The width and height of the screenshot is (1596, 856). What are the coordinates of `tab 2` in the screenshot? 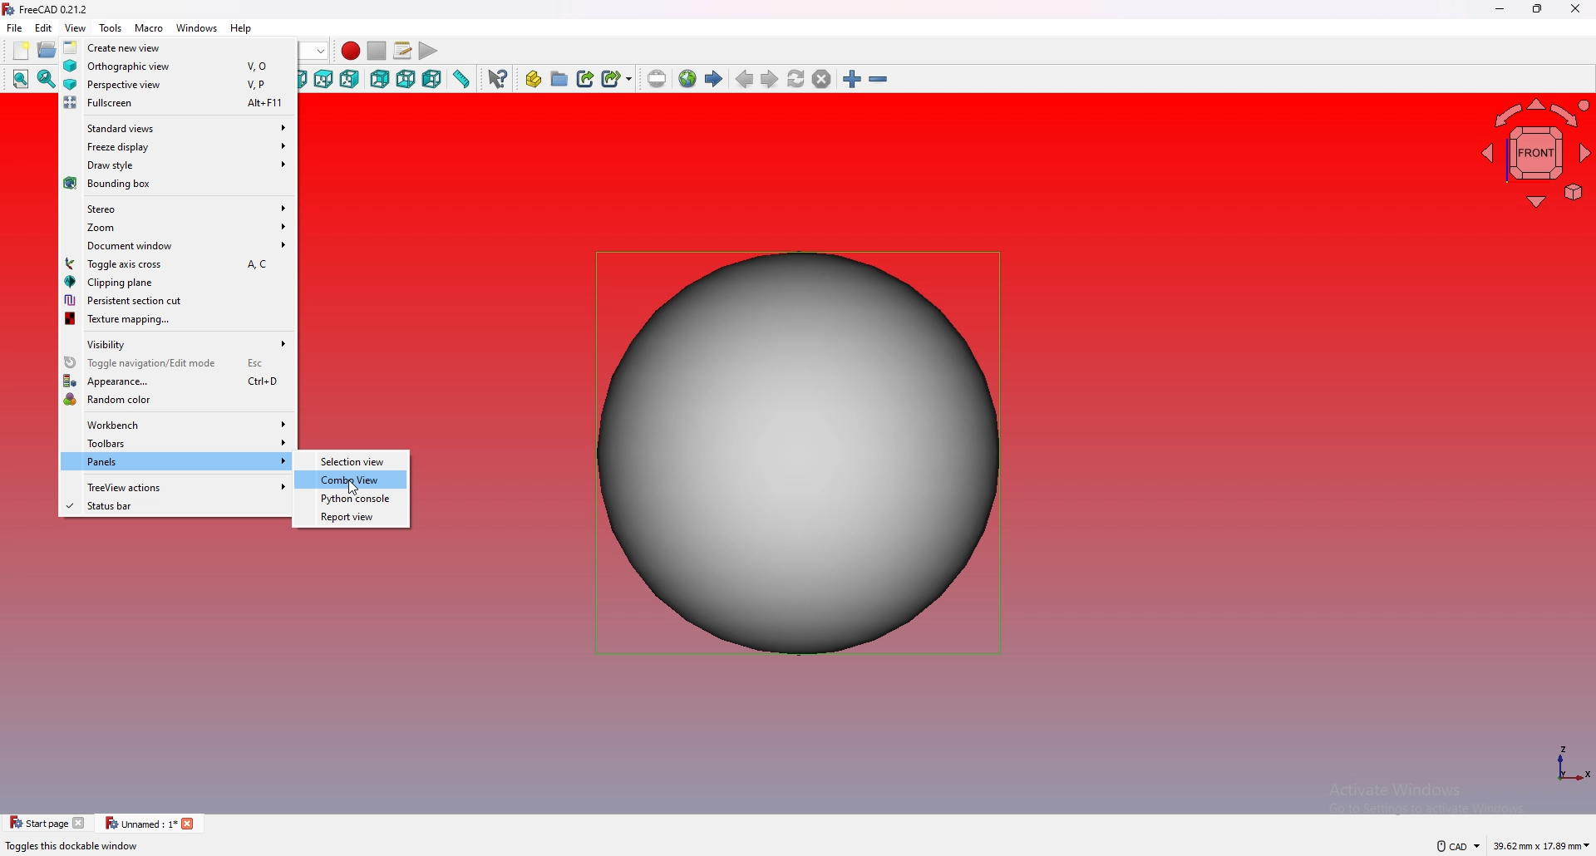 It's located at (151, 824).